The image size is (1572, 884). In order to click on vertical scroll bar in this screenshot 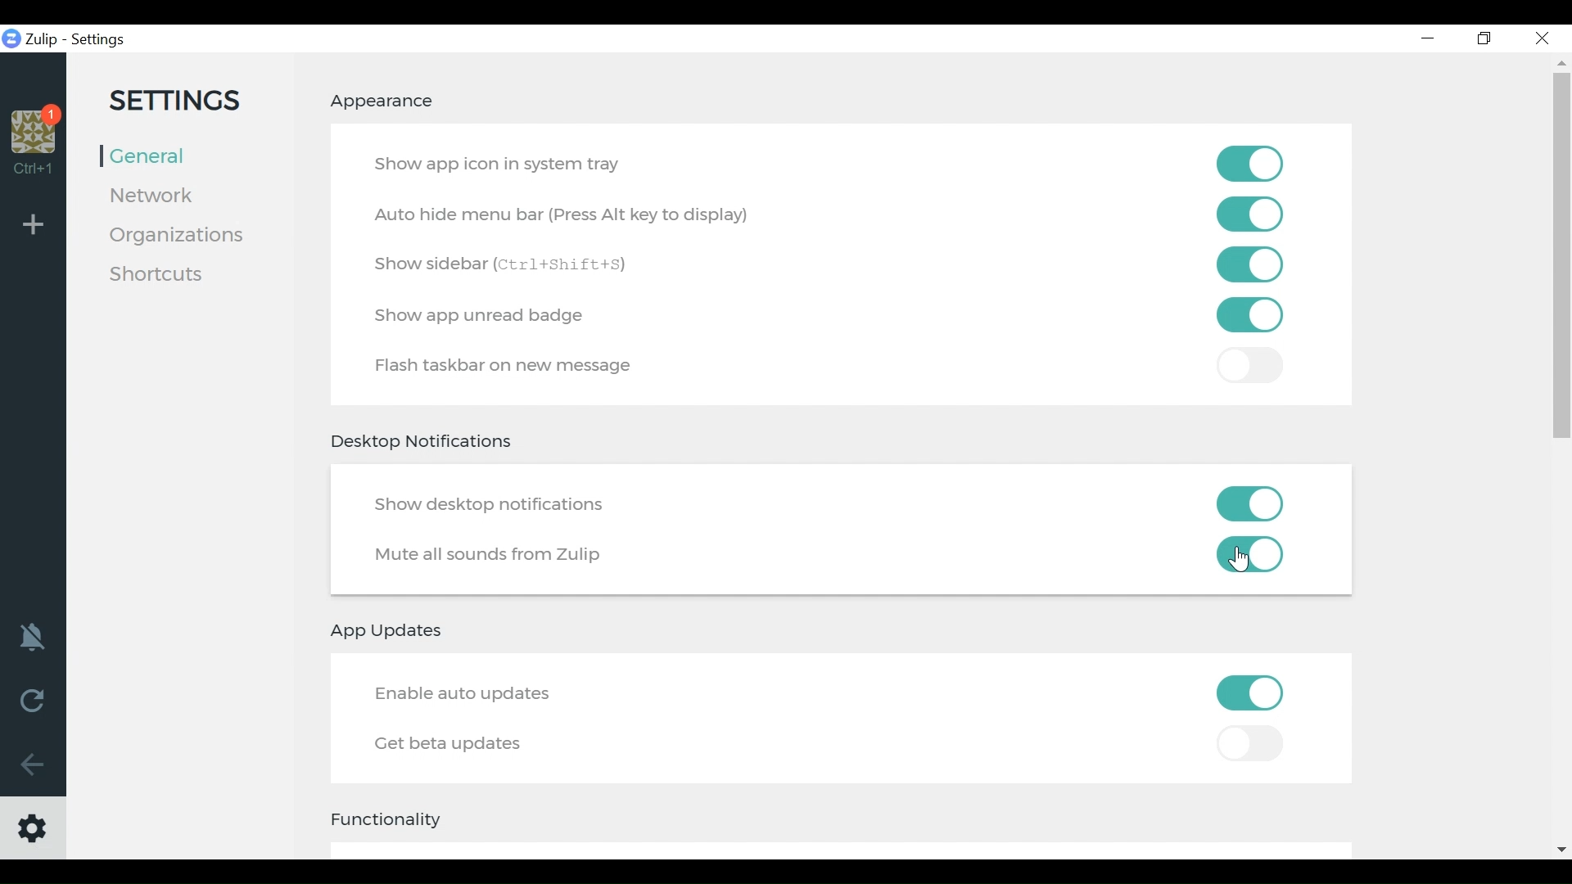, I will do `click(1562, 271)`.